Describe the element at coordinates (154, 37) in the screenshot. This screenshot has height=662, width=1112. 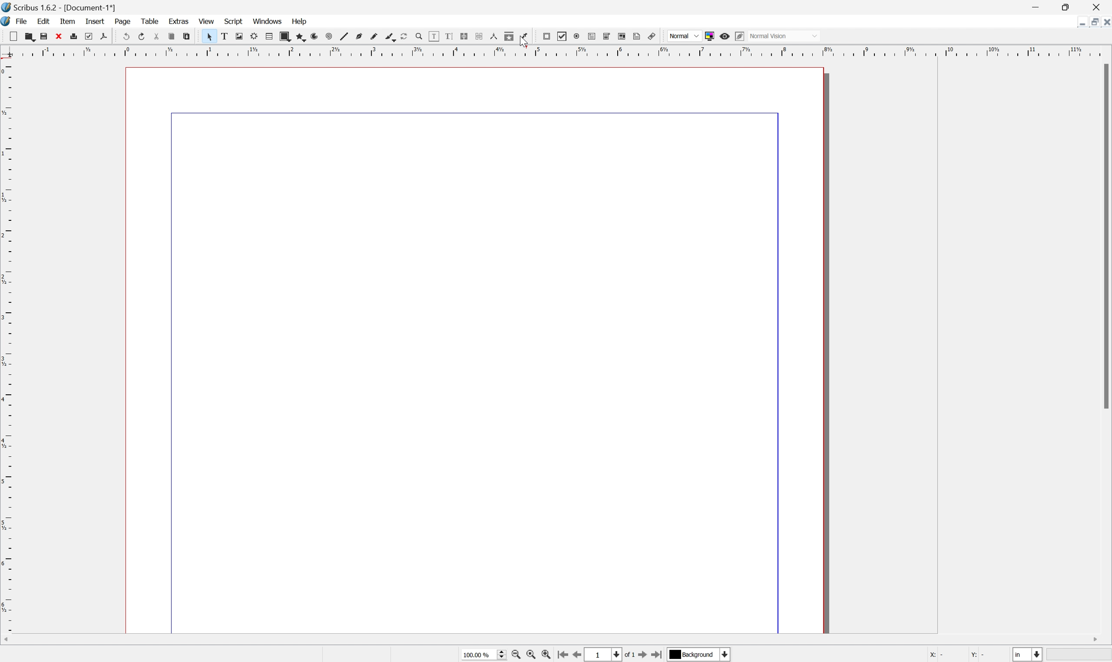
I see `cut` at that location.